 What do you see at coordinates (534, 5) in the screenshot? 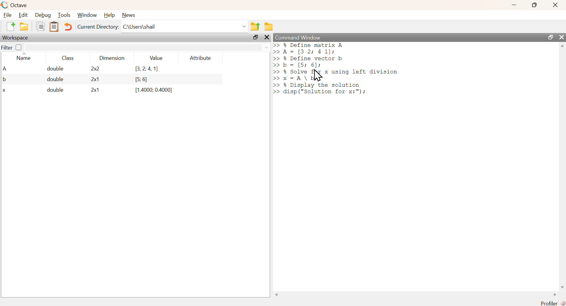
I see `maximize` at bounding box center [534, 5].